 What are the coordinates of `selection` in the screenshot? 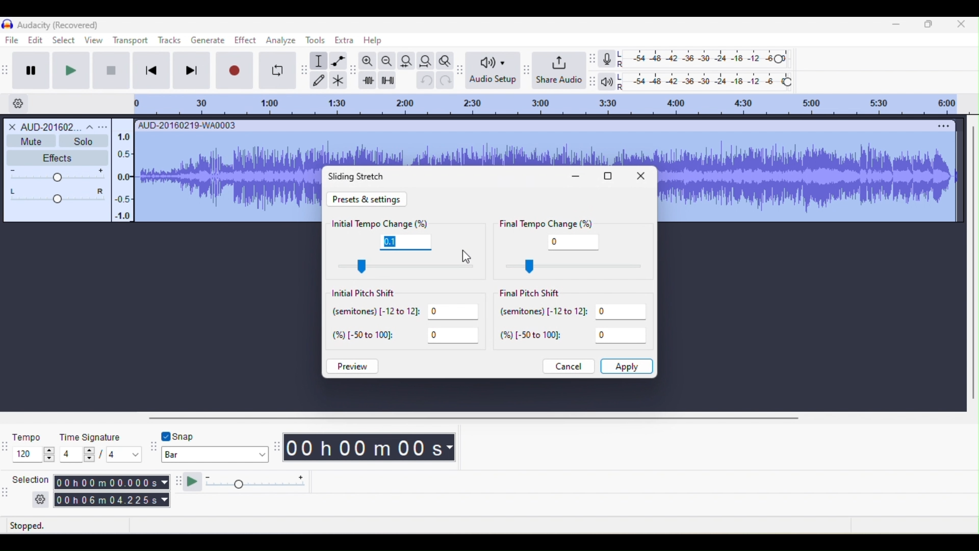 It's located at (29, 489).